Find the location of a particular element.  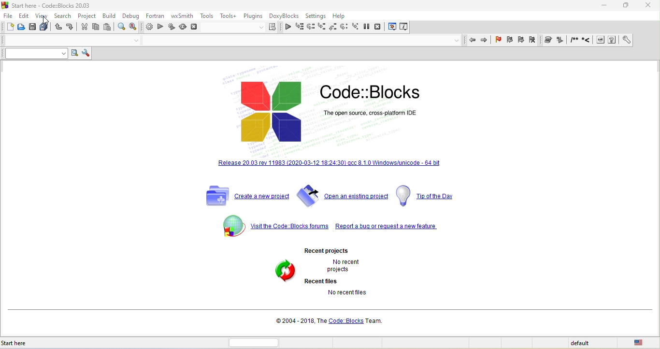

help is located at coordinates (342, 15).